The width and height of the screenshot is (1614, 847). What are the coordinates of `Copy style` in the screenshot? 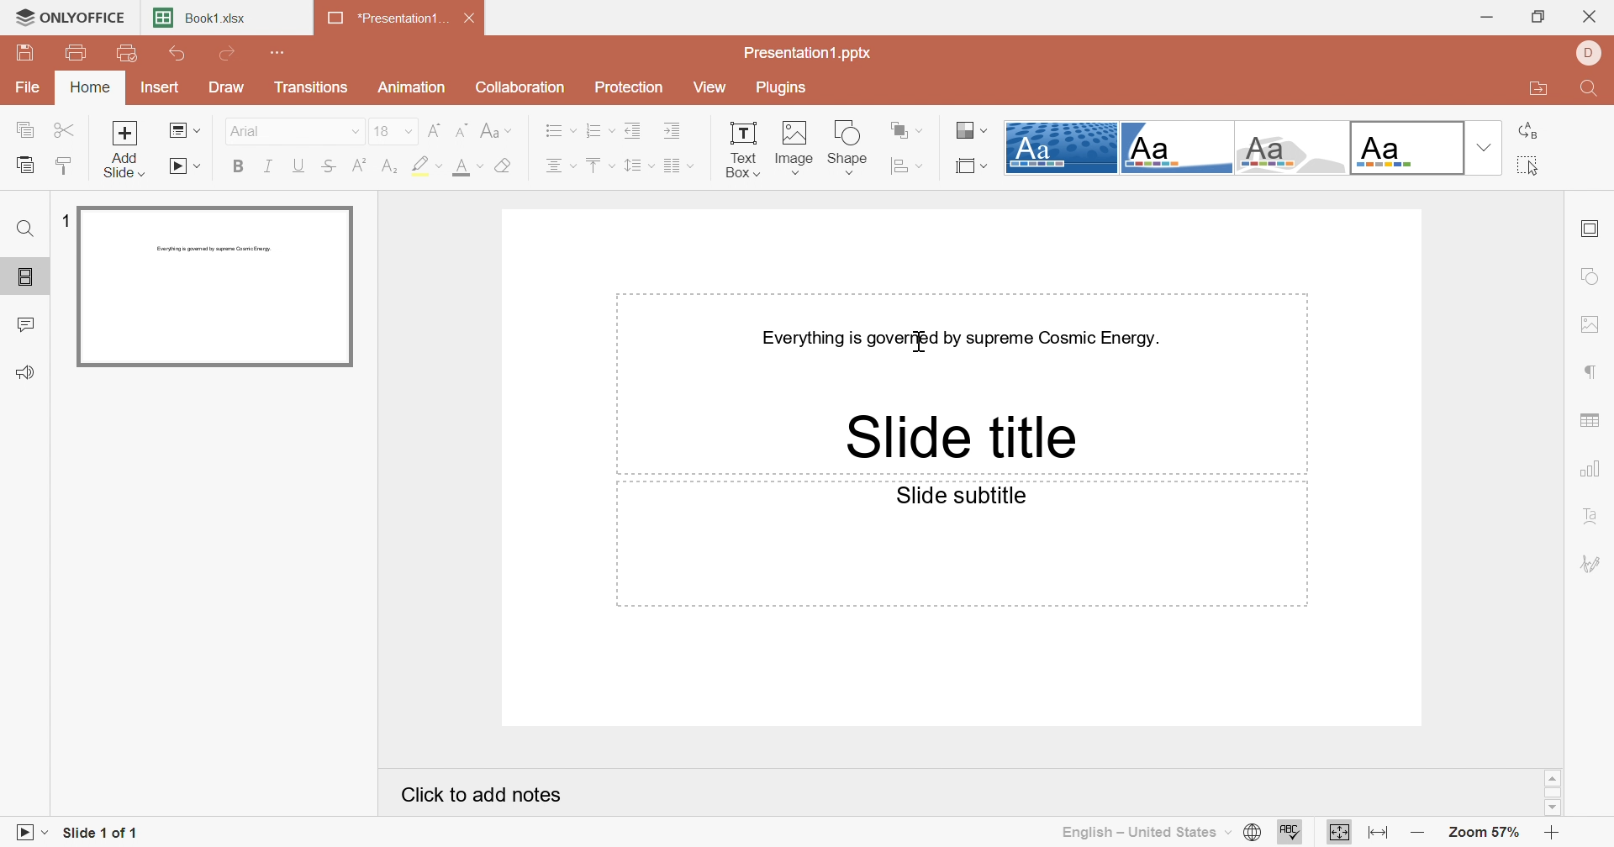 It's located at (66, 166).